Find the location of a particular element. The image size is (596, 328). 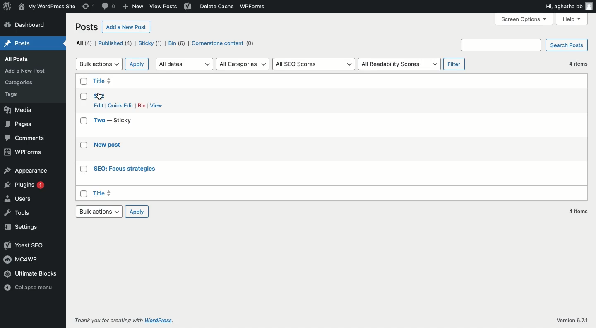

All categories is located at coordinates (243, 64).